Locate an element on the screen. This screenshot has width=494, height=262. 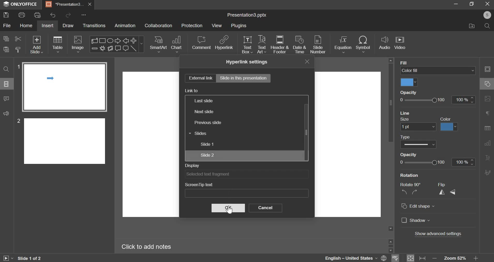
comment is located at coordinates (201, 43).